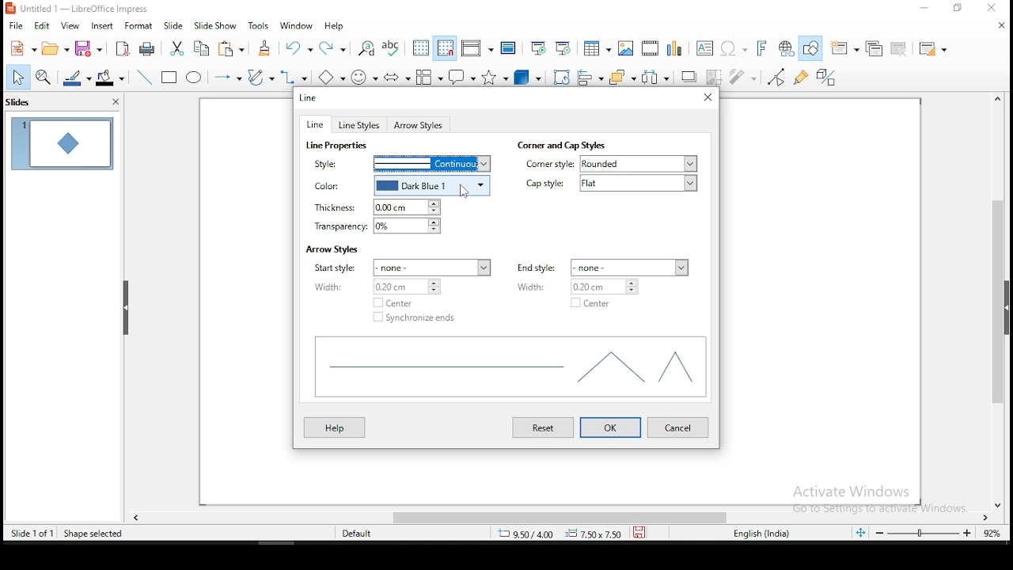 The image size is (1013, 570). Describe the element at coordinates (613, 287) in the screenshot. I see `0.02` at that location.